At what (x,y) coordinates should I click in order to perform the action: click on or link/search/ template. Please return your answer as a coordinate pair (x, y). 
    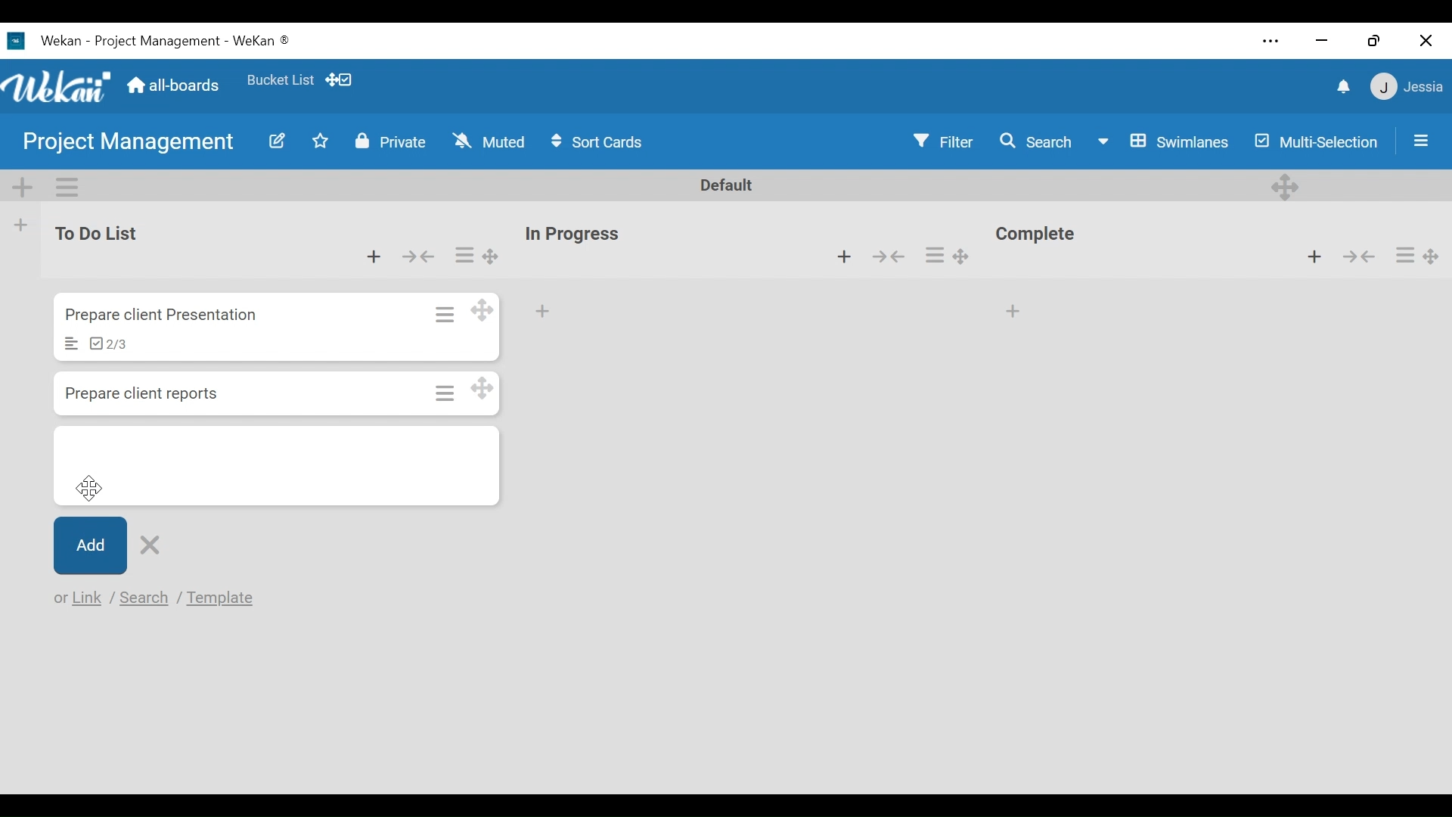
    Looking at the image, I should click on (157, 598).